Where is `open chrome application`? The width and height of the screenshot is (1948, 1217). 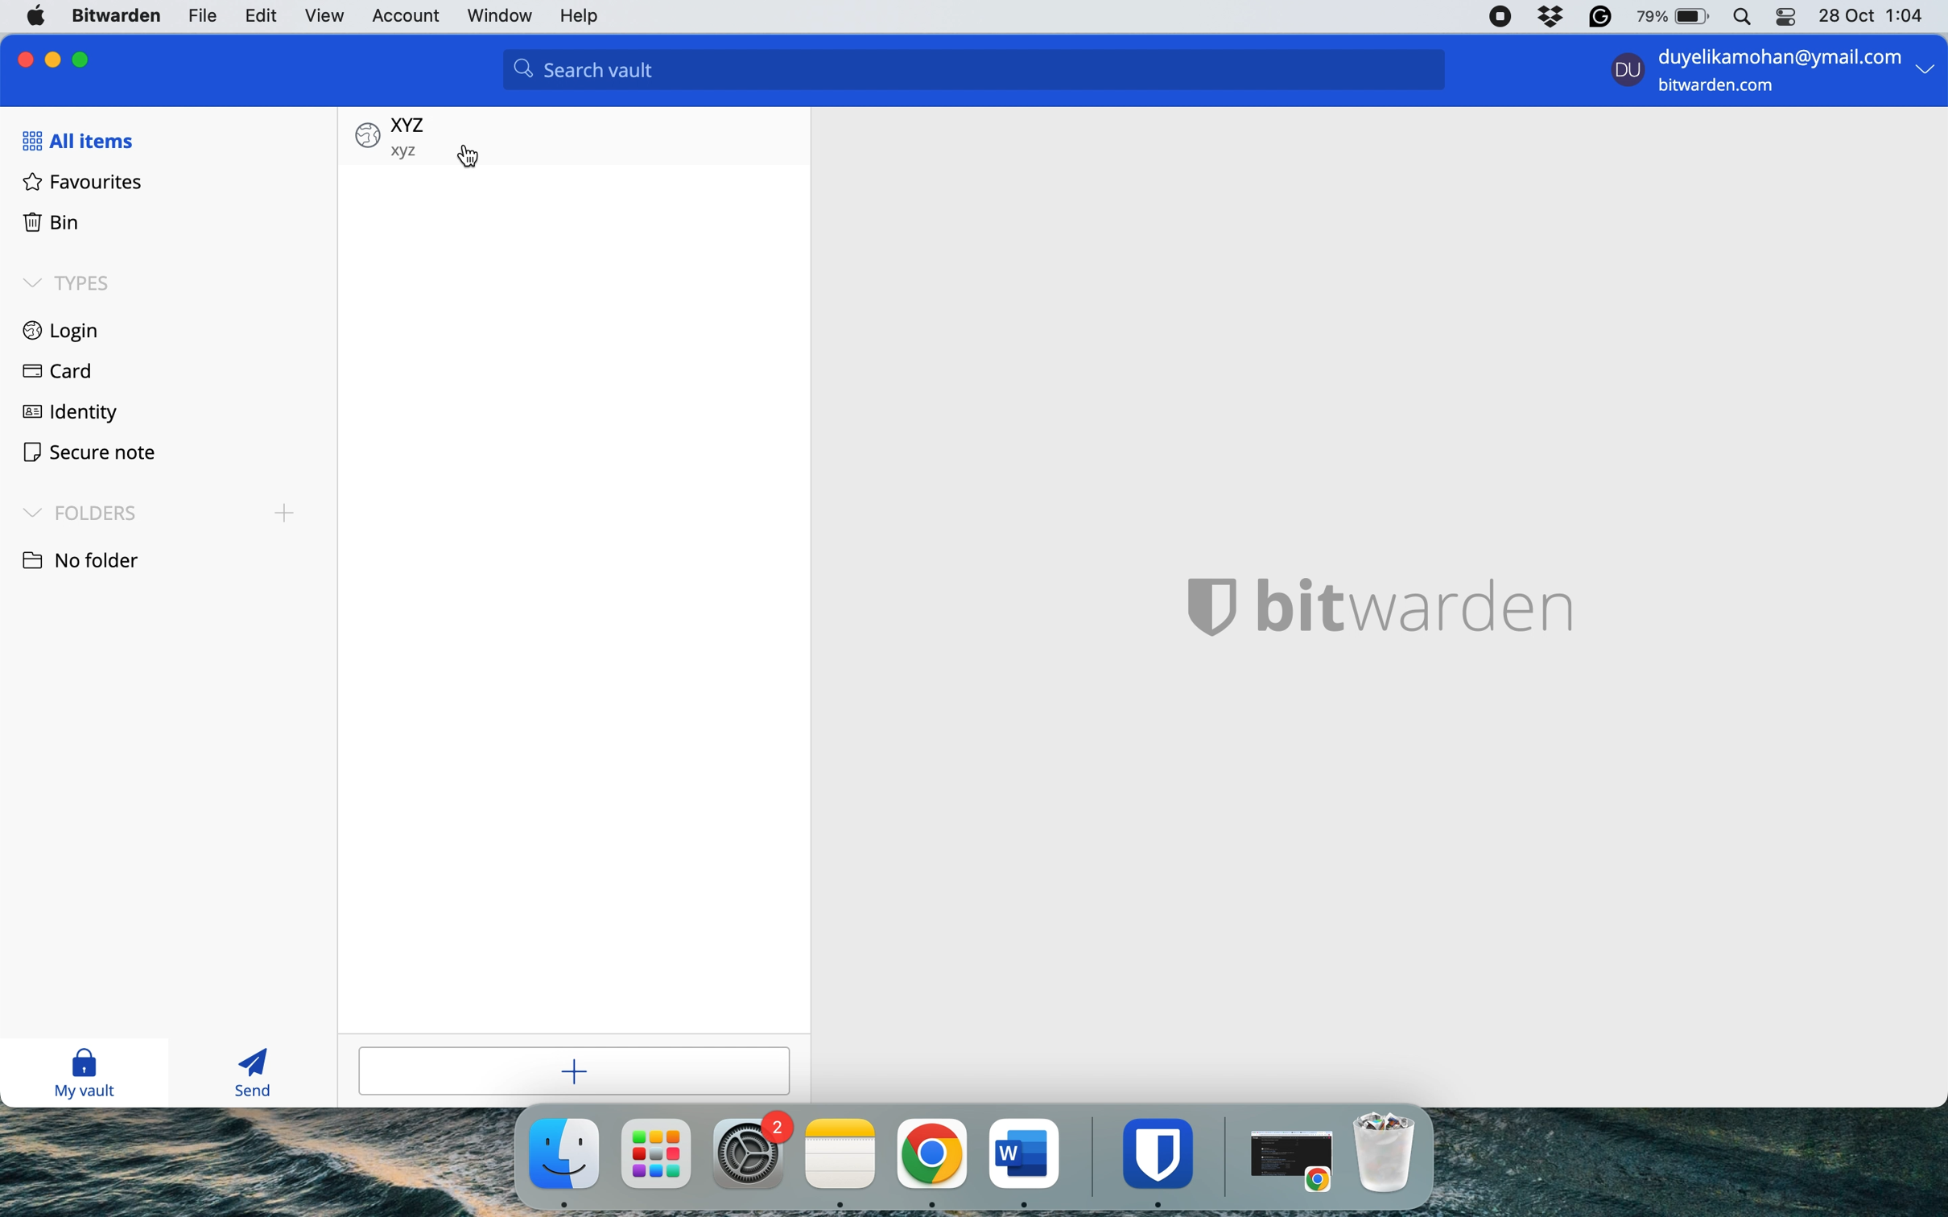 open chrome application is located at coordinates (1296, 1161).